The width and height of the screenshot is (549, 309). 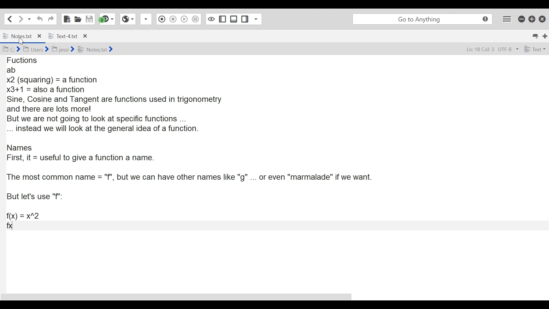 What do you see at coordinates (96, 49) in the screenshot?
I see `notes.txt` at bounding box center [96, 49].